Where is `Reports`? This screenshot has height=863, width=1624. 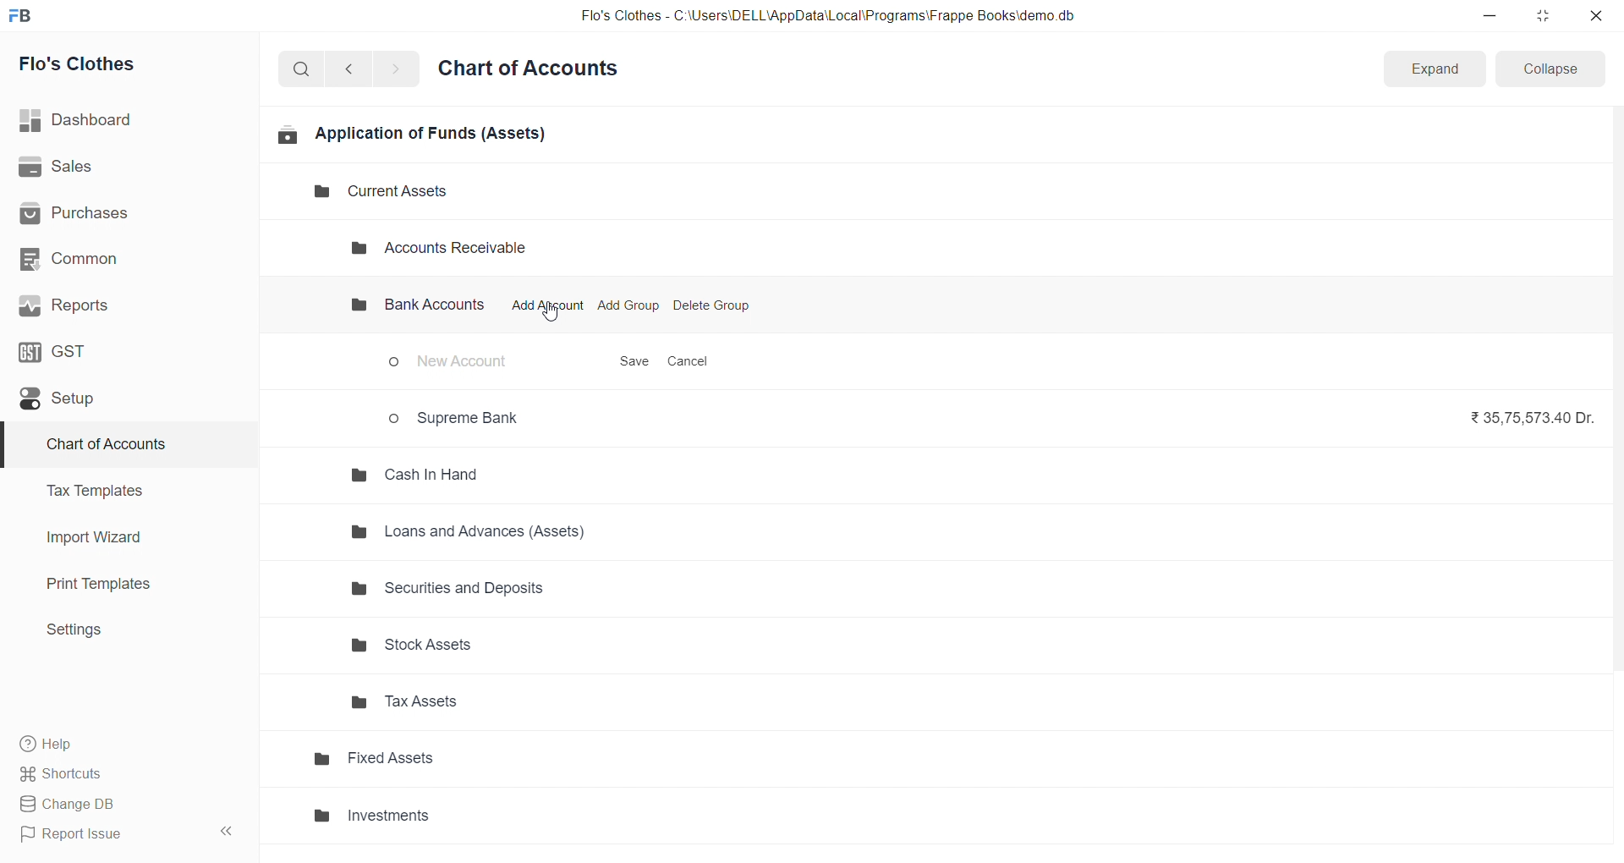 Reports is located at coordinates (121, 305).